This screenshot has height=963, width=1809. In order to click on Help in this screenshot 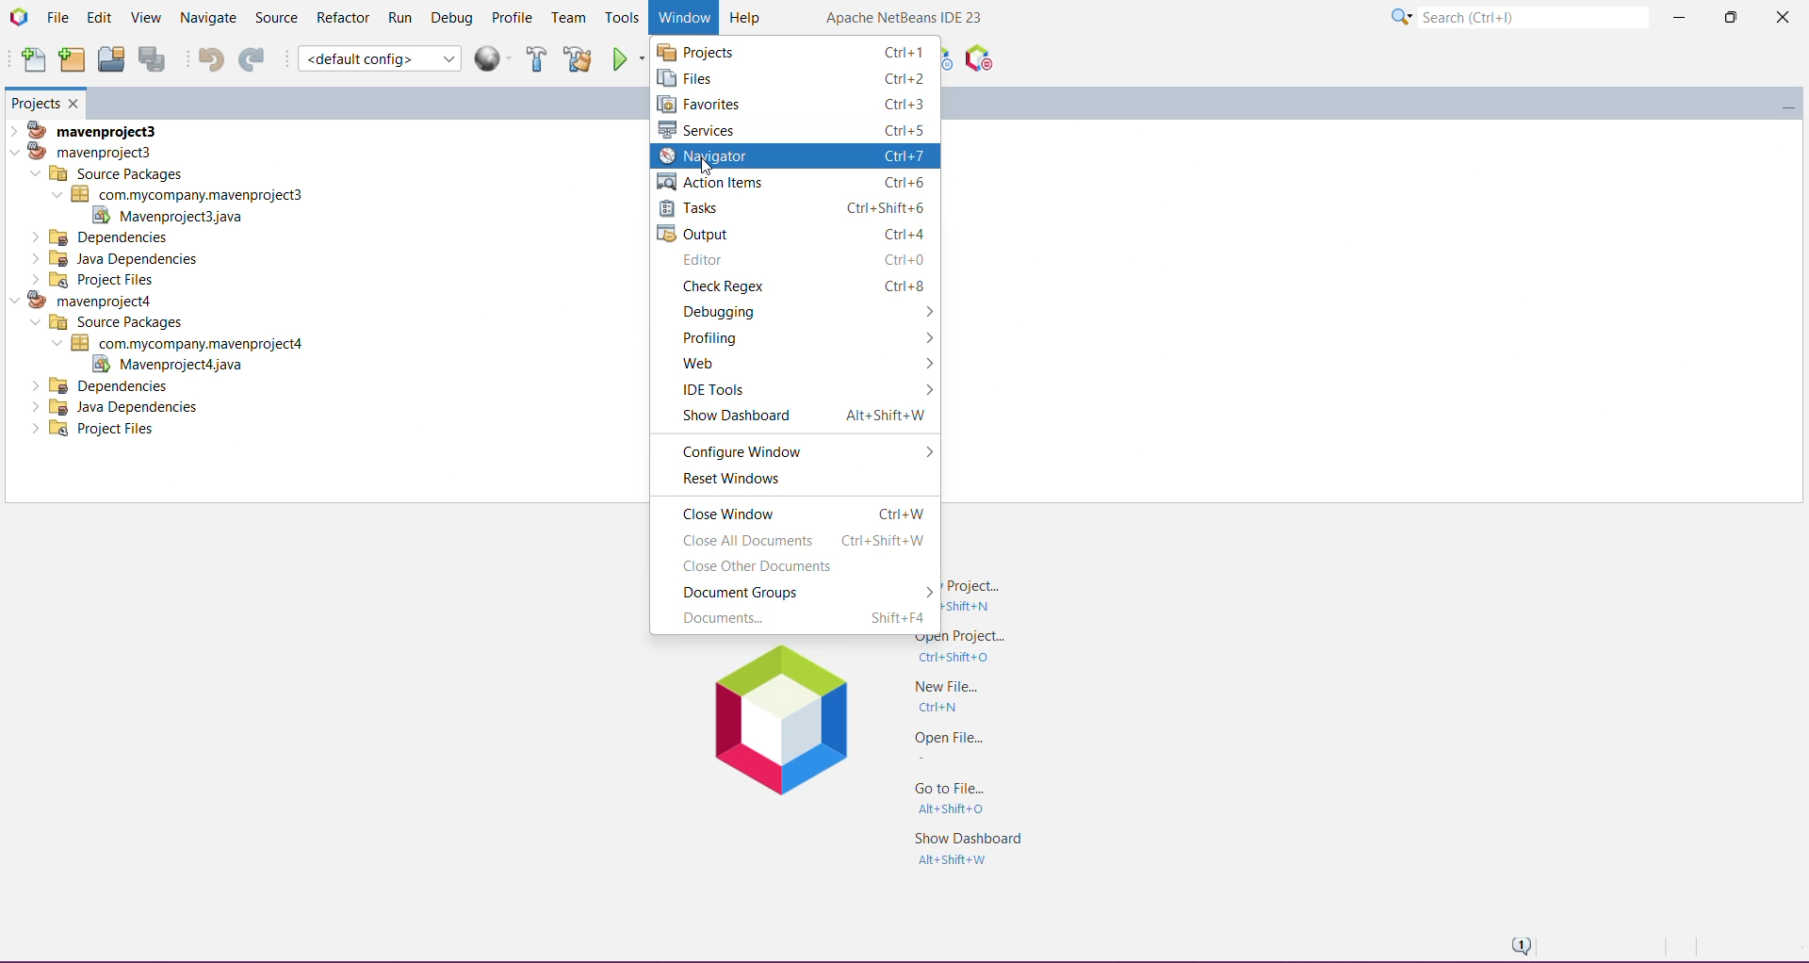, I will do `click(747, 16)`.